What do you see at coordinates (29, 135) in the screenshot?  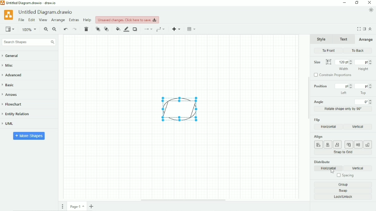 I see `More shapes` at bounding box center [29, 135].